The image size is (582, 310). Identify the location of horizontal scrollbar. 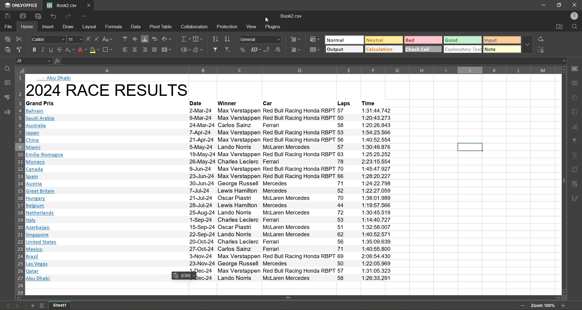
(287, 298).